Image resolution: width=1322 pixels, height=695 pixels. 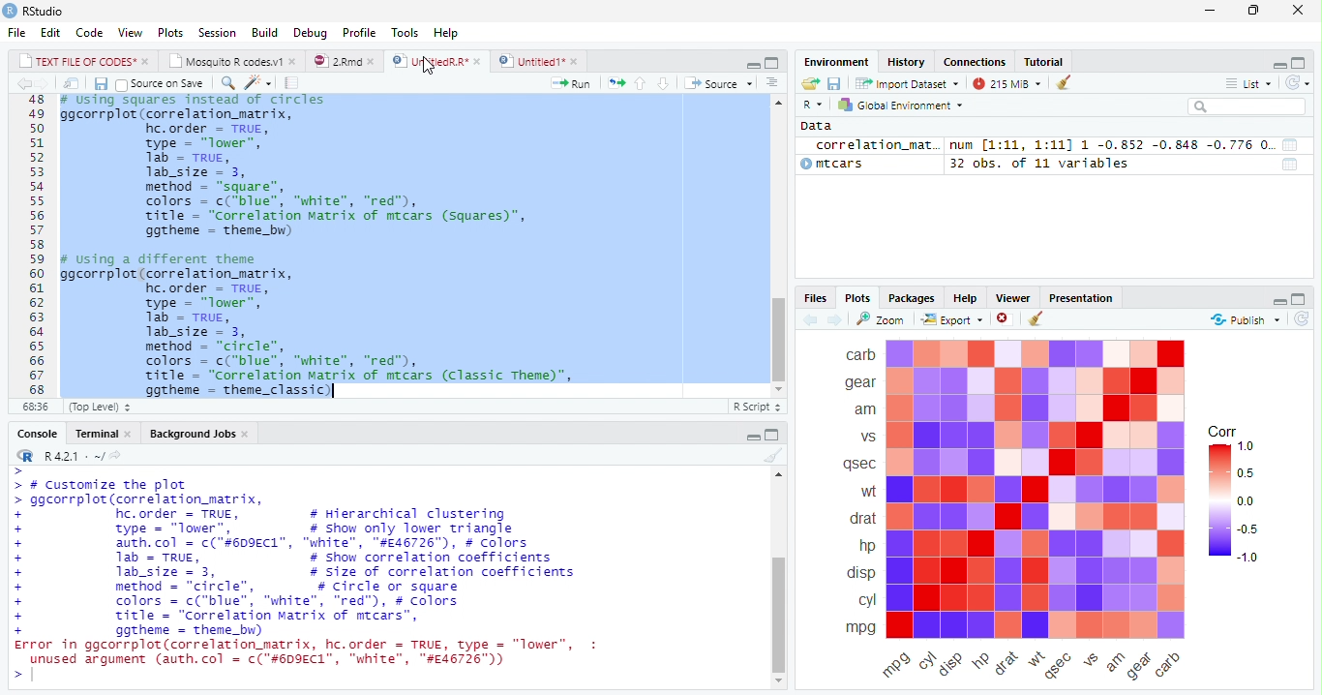 I want to click on Presentation, so click(x=1085, y=298).